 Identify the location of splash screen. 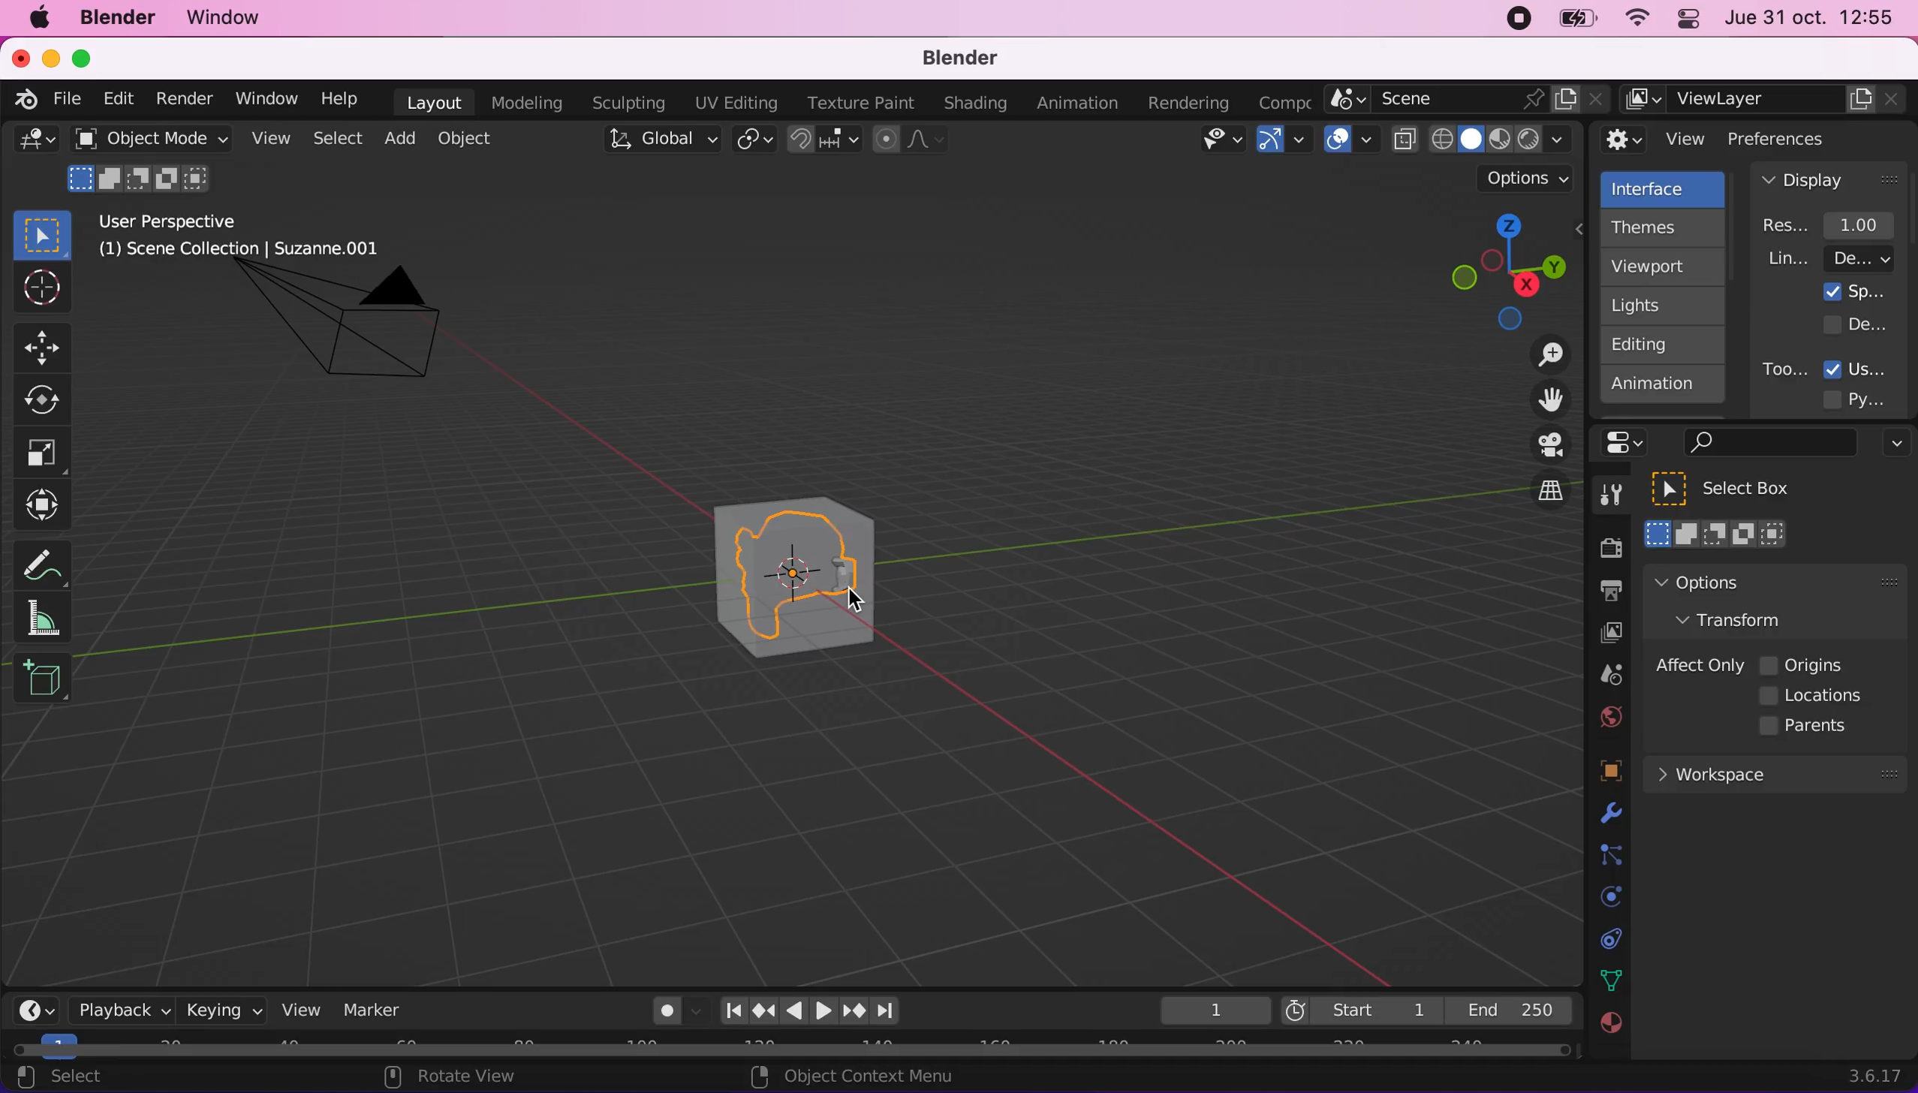
(1855, 291).